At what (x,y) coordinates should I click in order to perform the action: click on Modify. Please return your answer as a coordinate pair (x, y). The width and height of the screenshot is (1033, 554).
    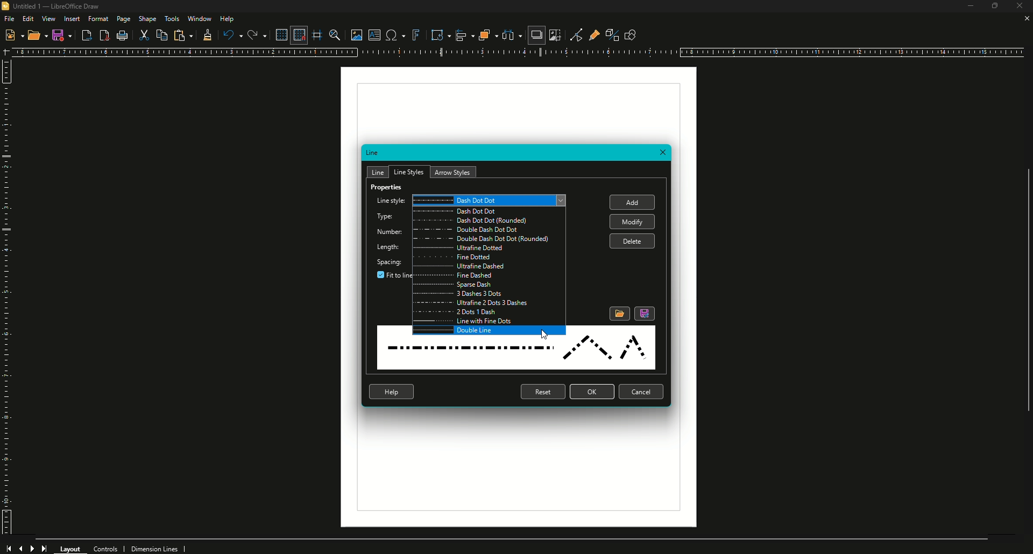
    Looking at the image, I should click on (631, 222).